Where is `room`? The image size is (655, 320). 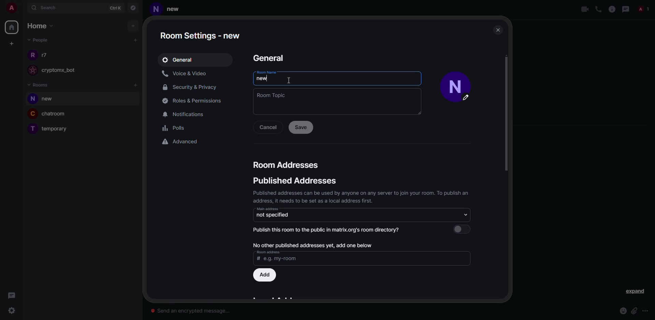
room is located at coordinates (57, 114).